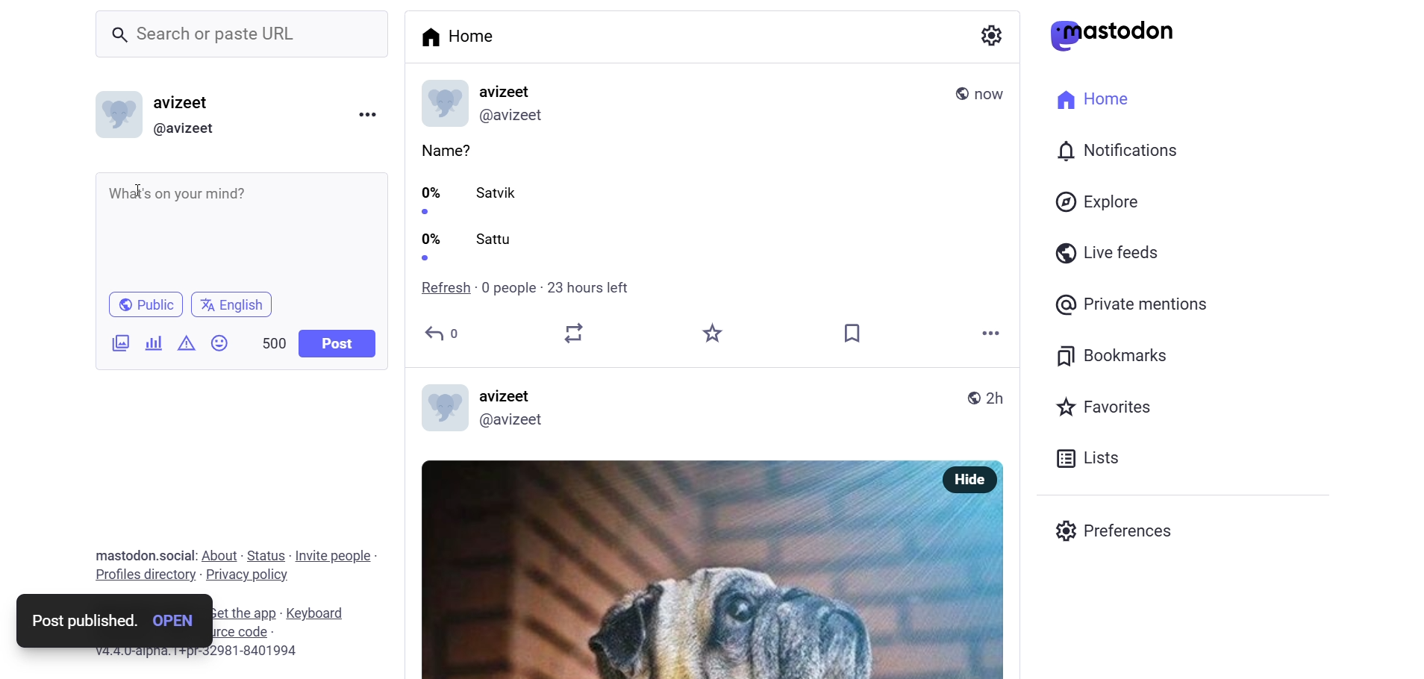  What do you see at coordinates (82, 620) in the screenshot?
I see `post published` at bounding box center [82, 620].